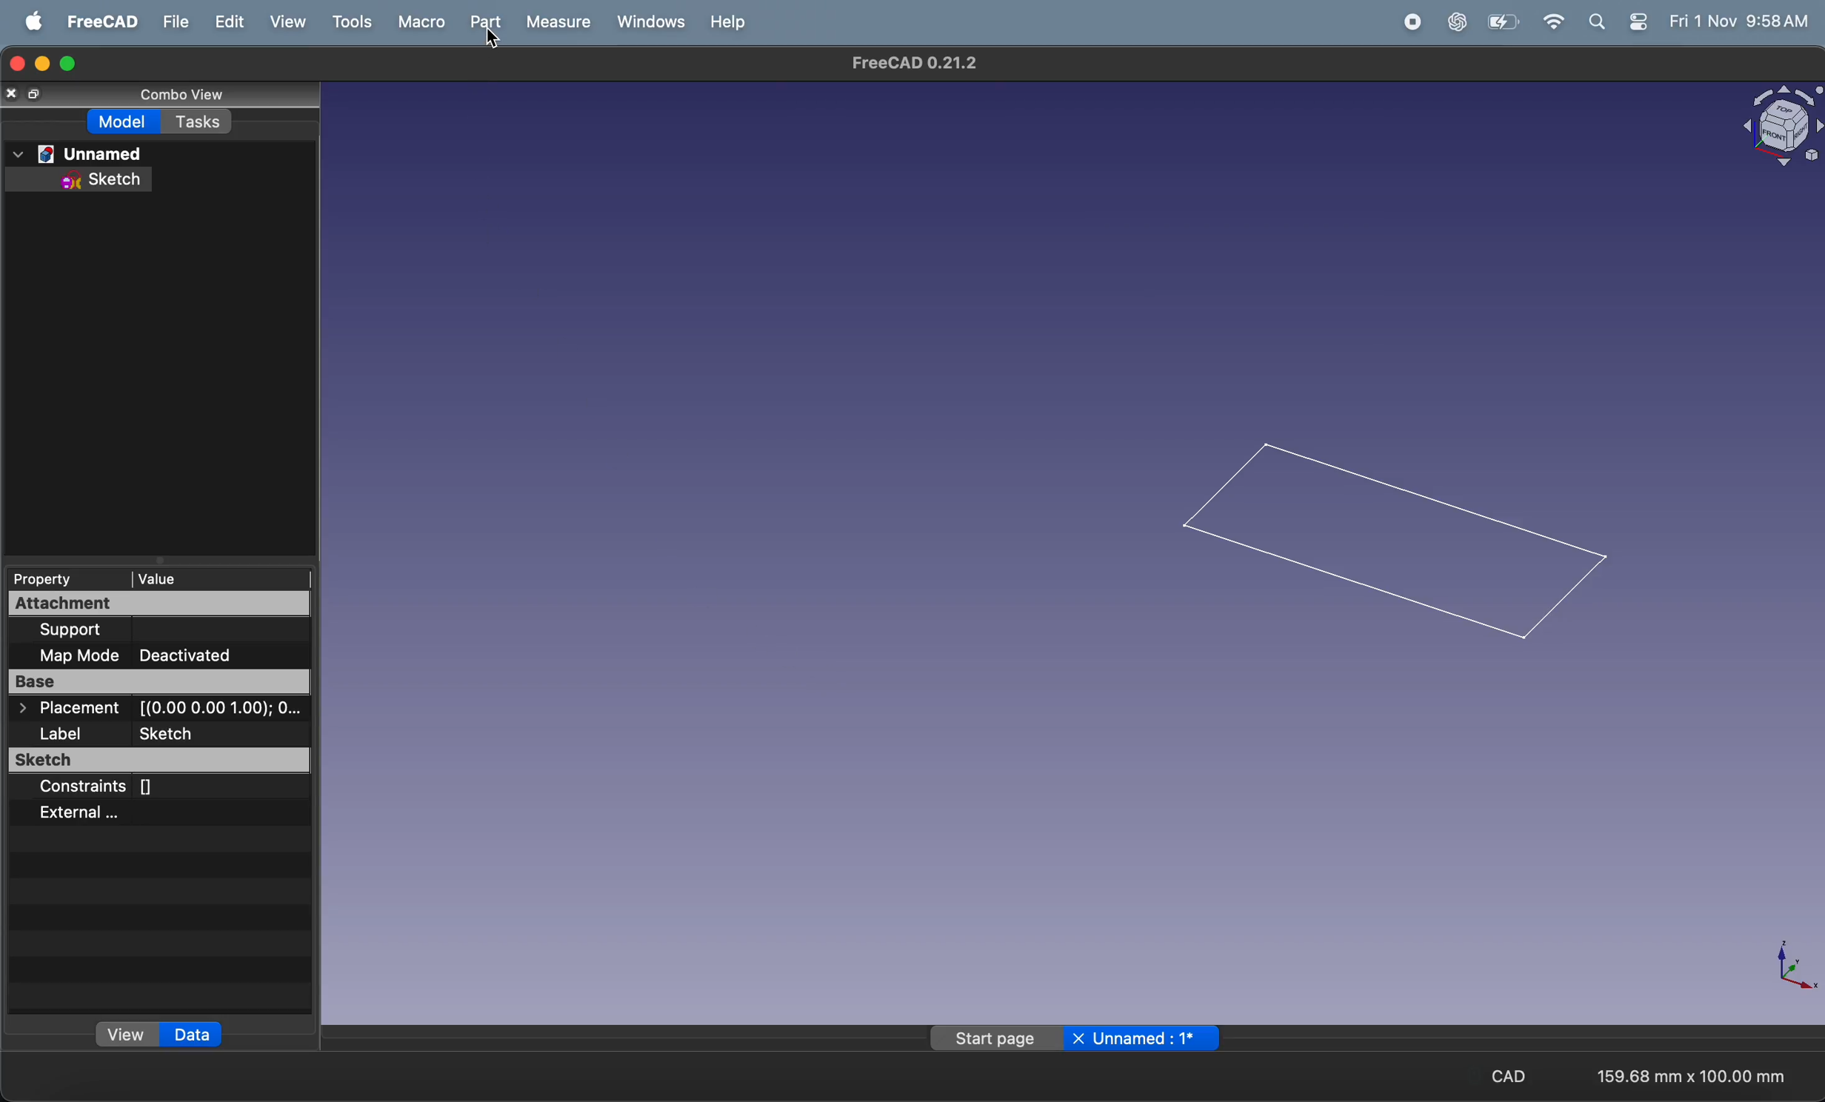 The image size is (1825, 1102). What do you see at coordinates (912, 62) in the screenshot?
I see `freeca title` at bounding box center [912, 62].